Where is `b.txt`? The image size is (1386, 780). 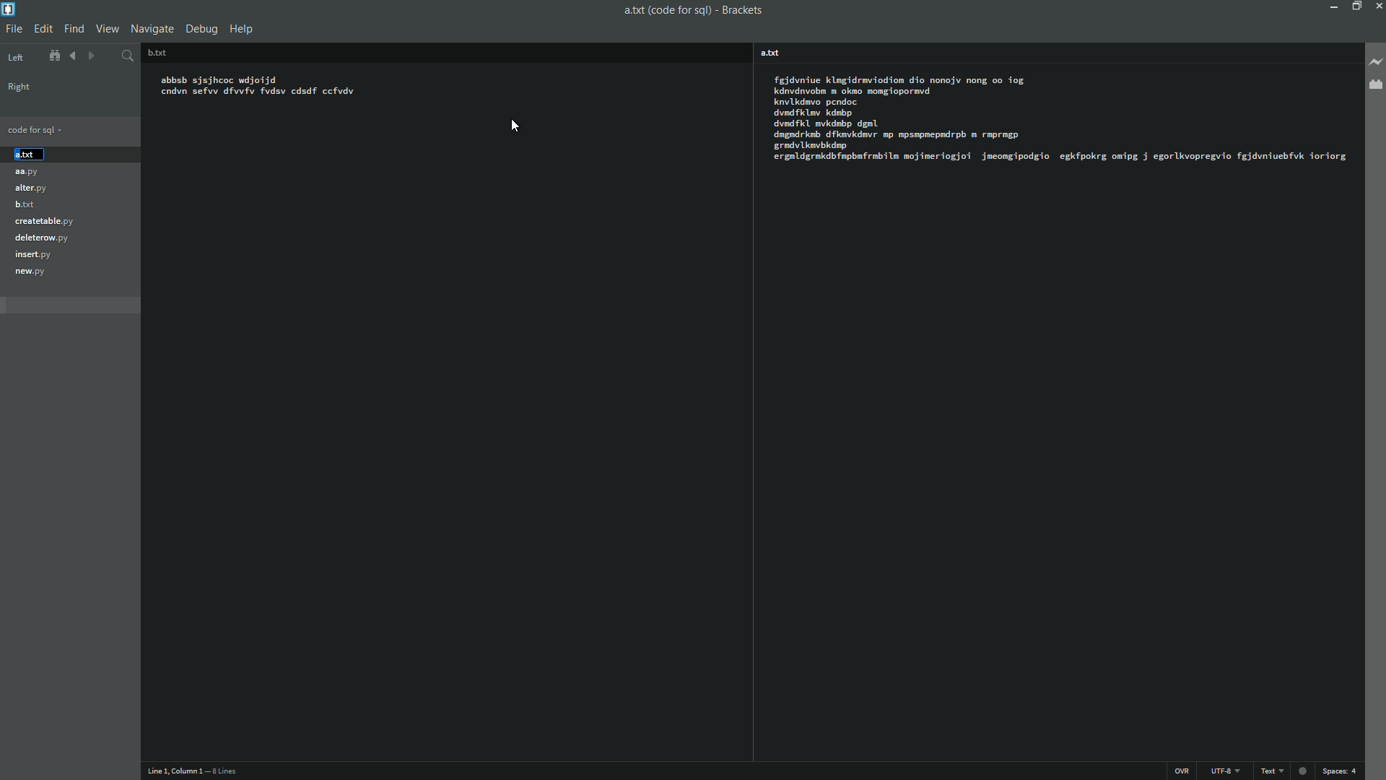 b.txt is located at coordinates (156, 51).